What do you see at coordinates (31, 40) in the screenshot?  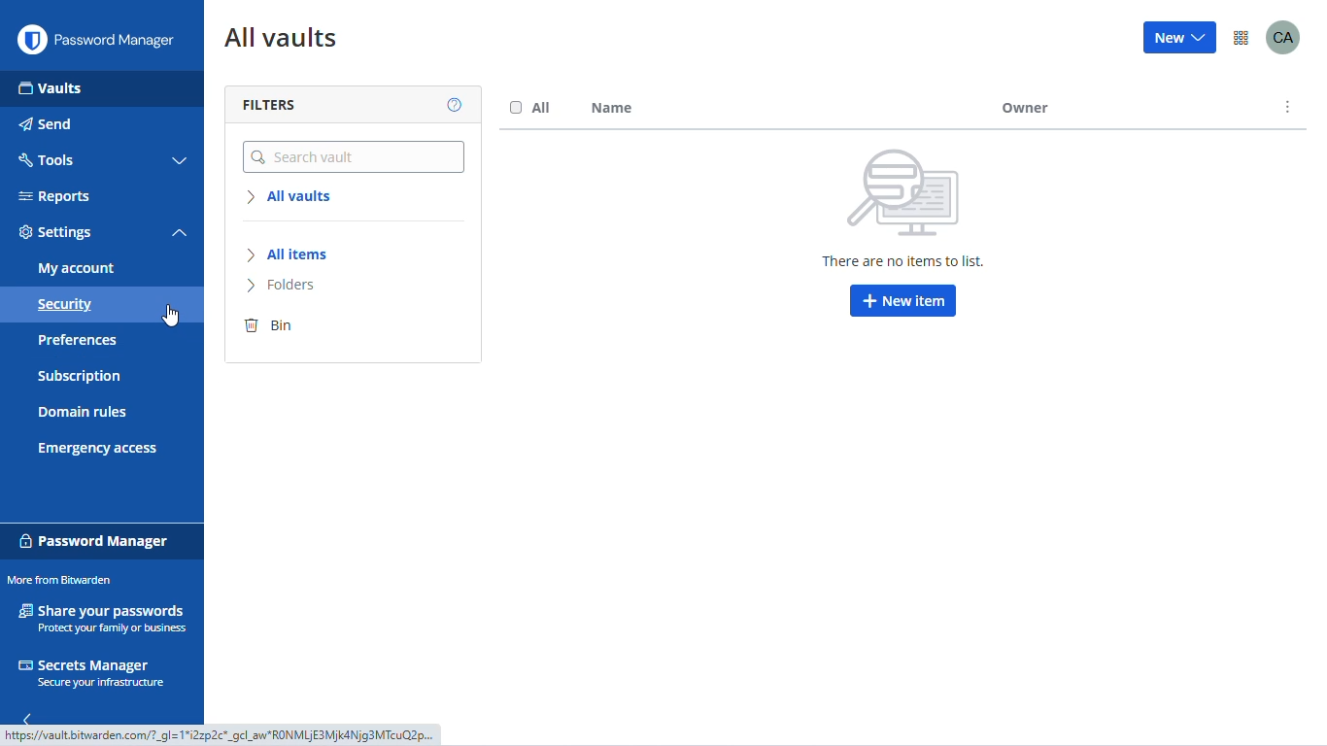 I see `logo` at bounding box center [31, 40].